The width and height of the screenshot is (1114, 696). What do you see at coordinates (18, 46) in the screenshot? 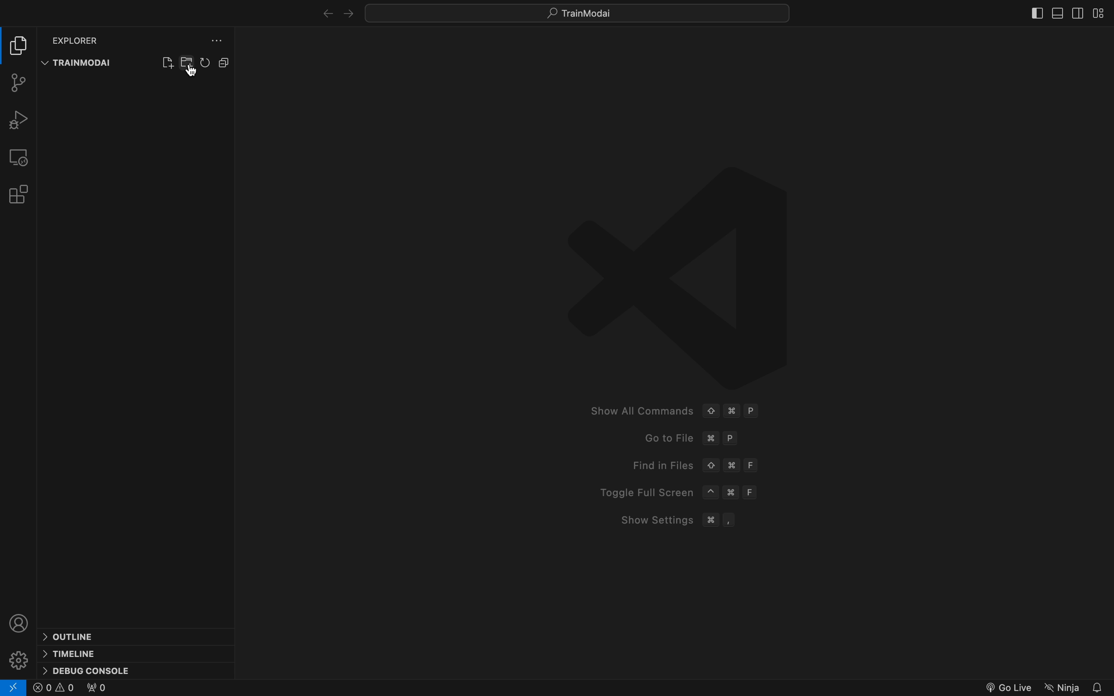
I see `file explore` at bounding box center [18, 46].